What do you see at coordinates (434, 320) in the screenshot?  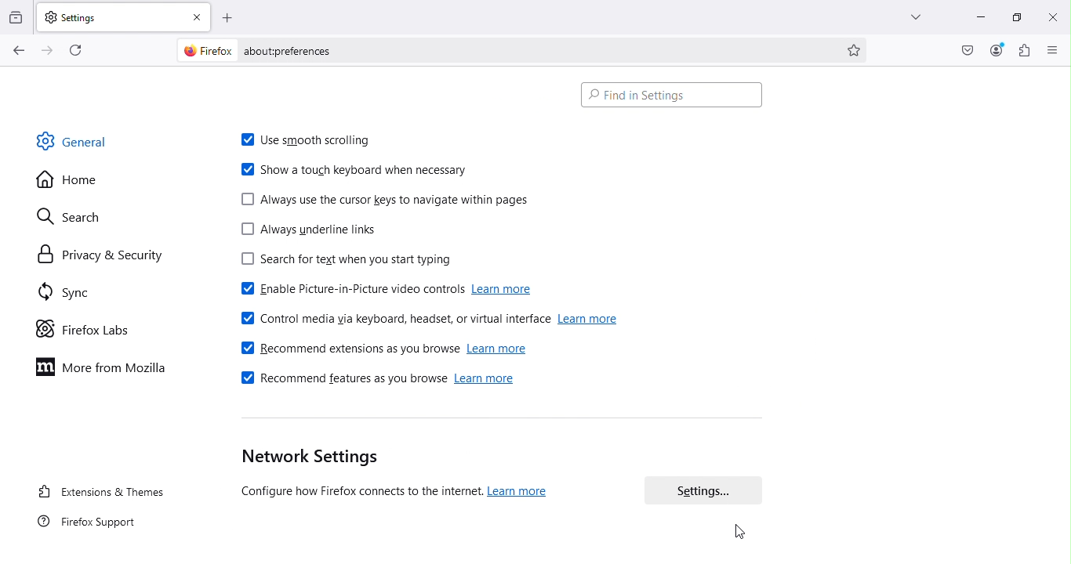 I see `Control media via keyboard, headset, or virtual interface` at bounding box center [434, 320].